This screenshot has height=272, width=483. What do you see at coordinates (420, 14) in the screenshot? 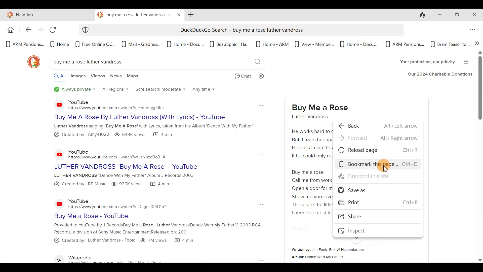
I see `Close tabs and clear data` at bounding box center [420, 14].